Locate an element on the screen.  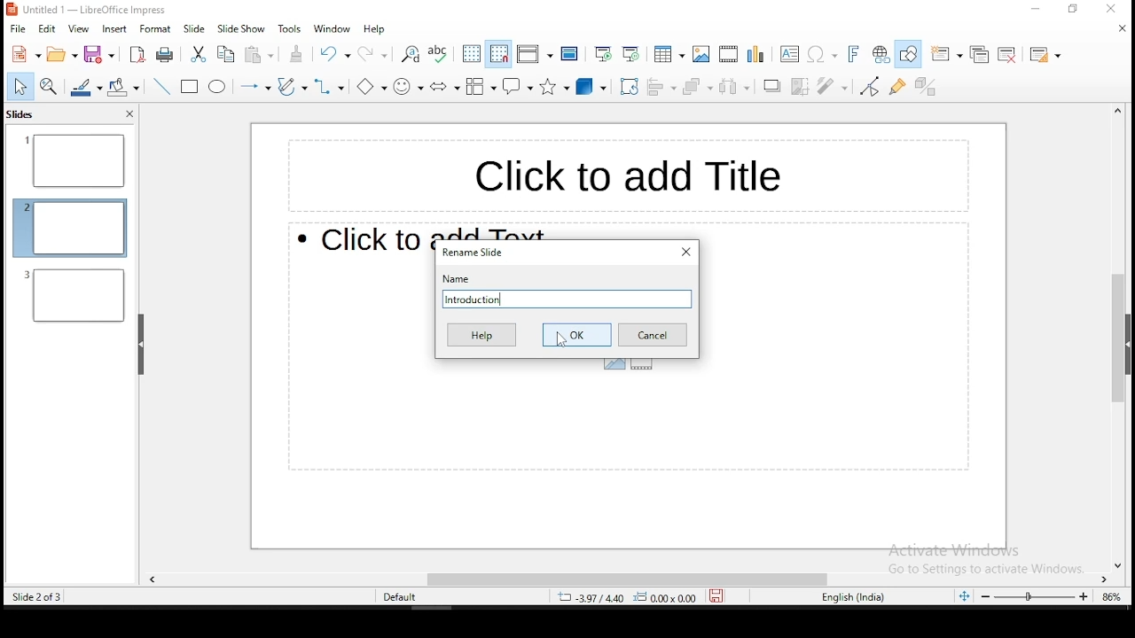
help is located at coordinates (480, 335).